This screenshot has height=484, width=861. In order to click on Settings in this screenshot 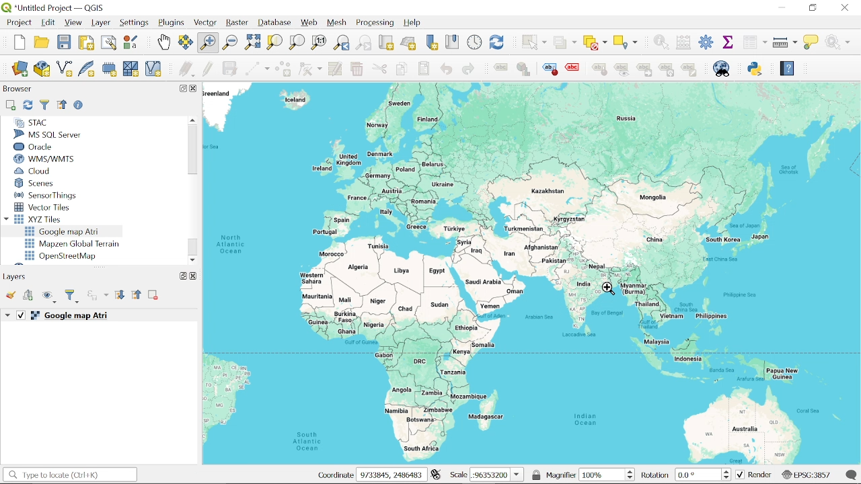, I will do `click(706, 43)`.